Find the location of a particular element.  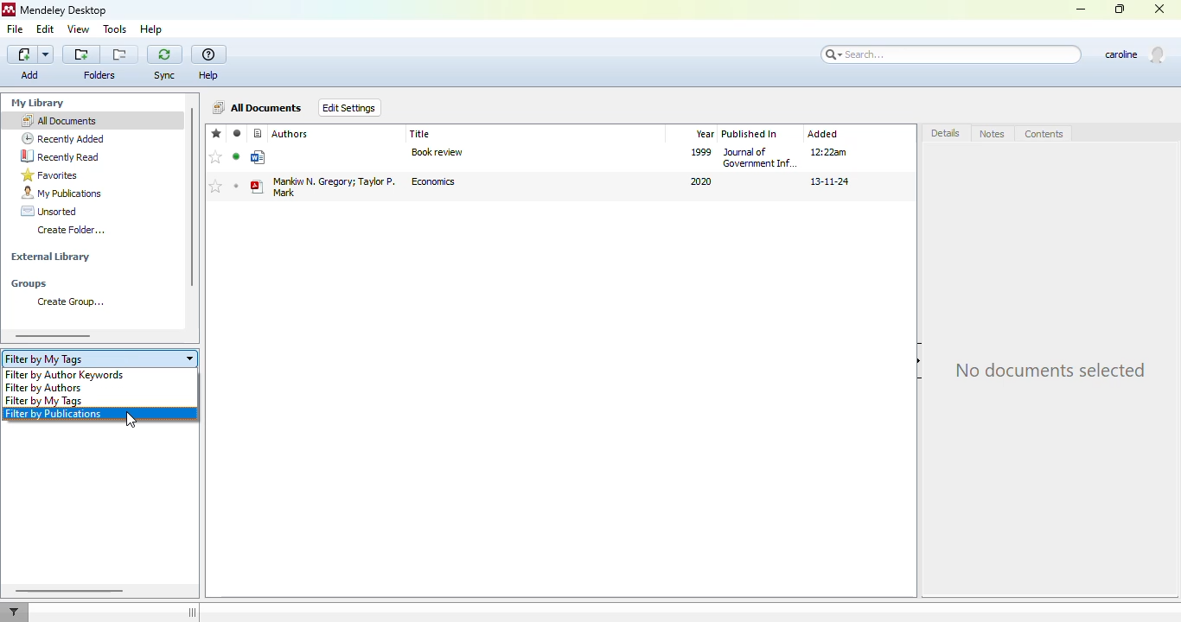

external library is located at coordinates (51, 257).